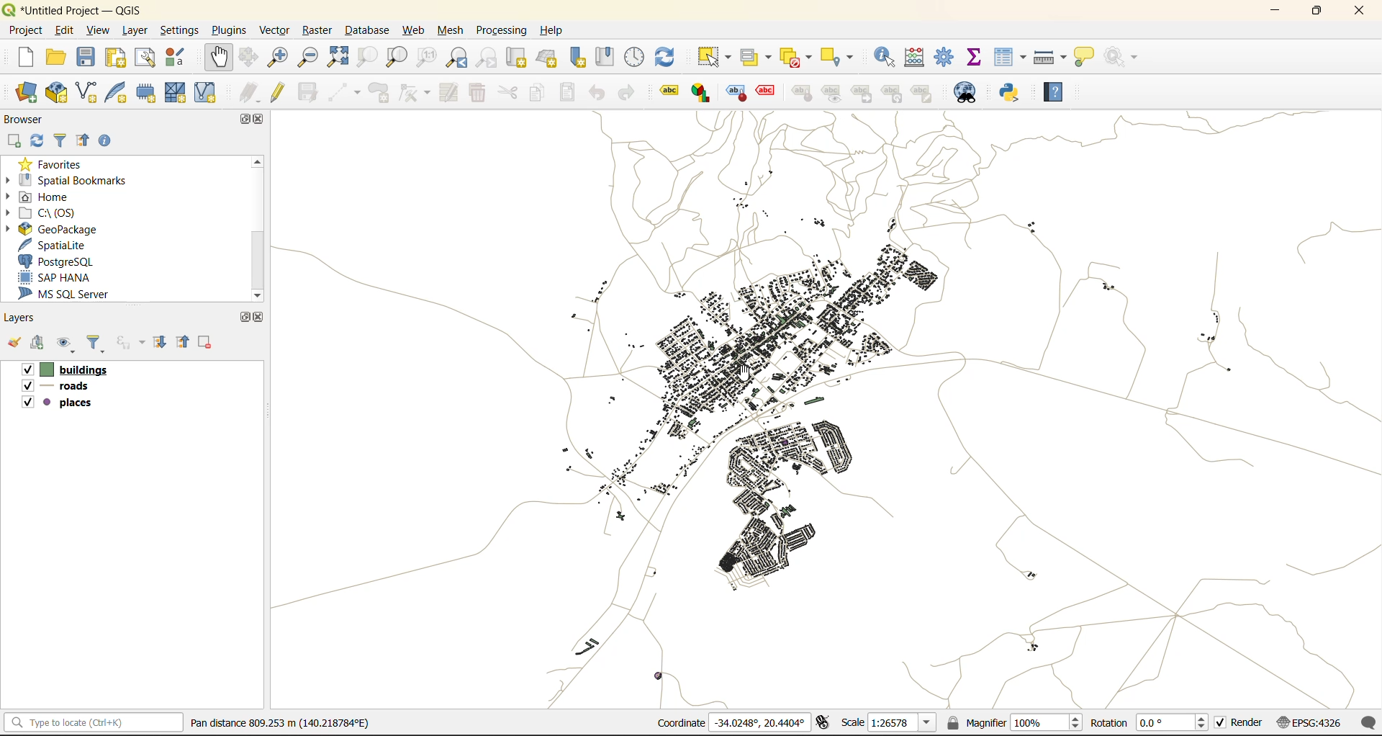 The height and width of the screenshot is (736, 1382). I want to click on attributes table, so click(1010, 60).